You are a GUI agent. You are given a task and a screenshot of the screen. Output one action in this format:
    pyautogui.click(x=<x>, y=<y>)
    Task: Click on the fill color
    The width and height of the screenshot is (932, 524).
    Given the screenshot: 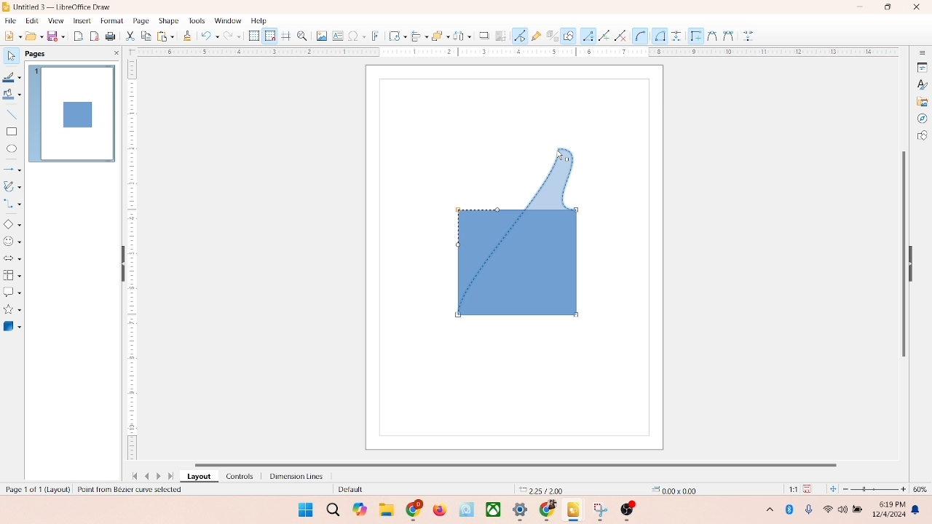 What is the action you would take?
    pyautogui.click(x=12, y=97)
    